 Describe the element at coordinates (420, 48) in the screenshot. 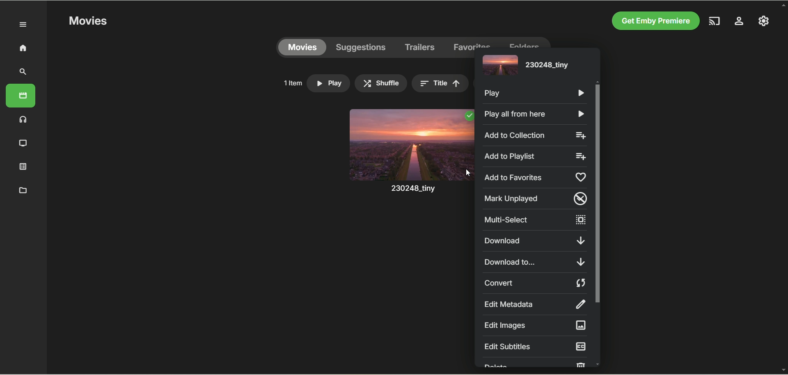

I see `trailers` at that location.